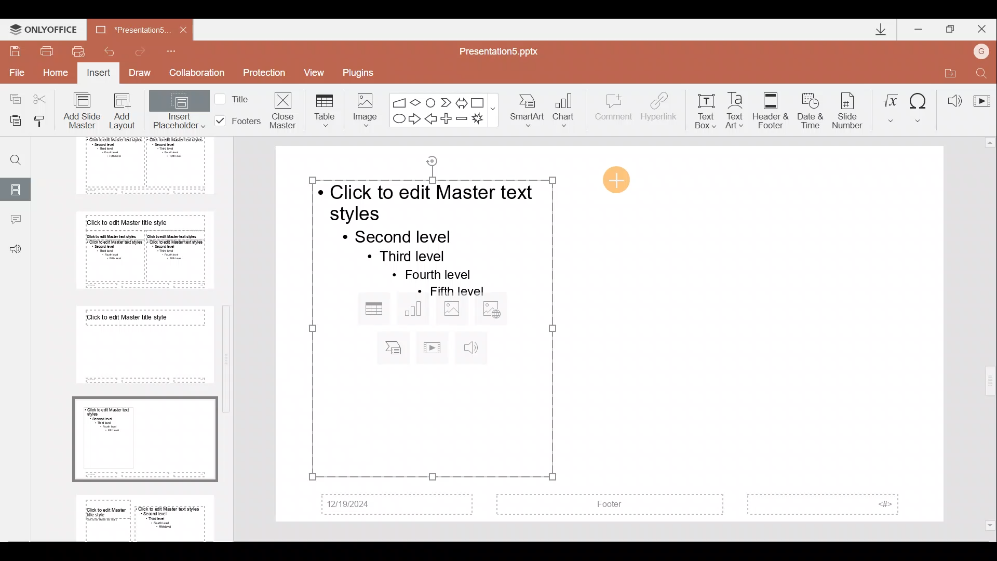 The image size is (997, 561). Describe the element at coordinates (414, 119) in the screenshot. I see `Right arrow` at that location.